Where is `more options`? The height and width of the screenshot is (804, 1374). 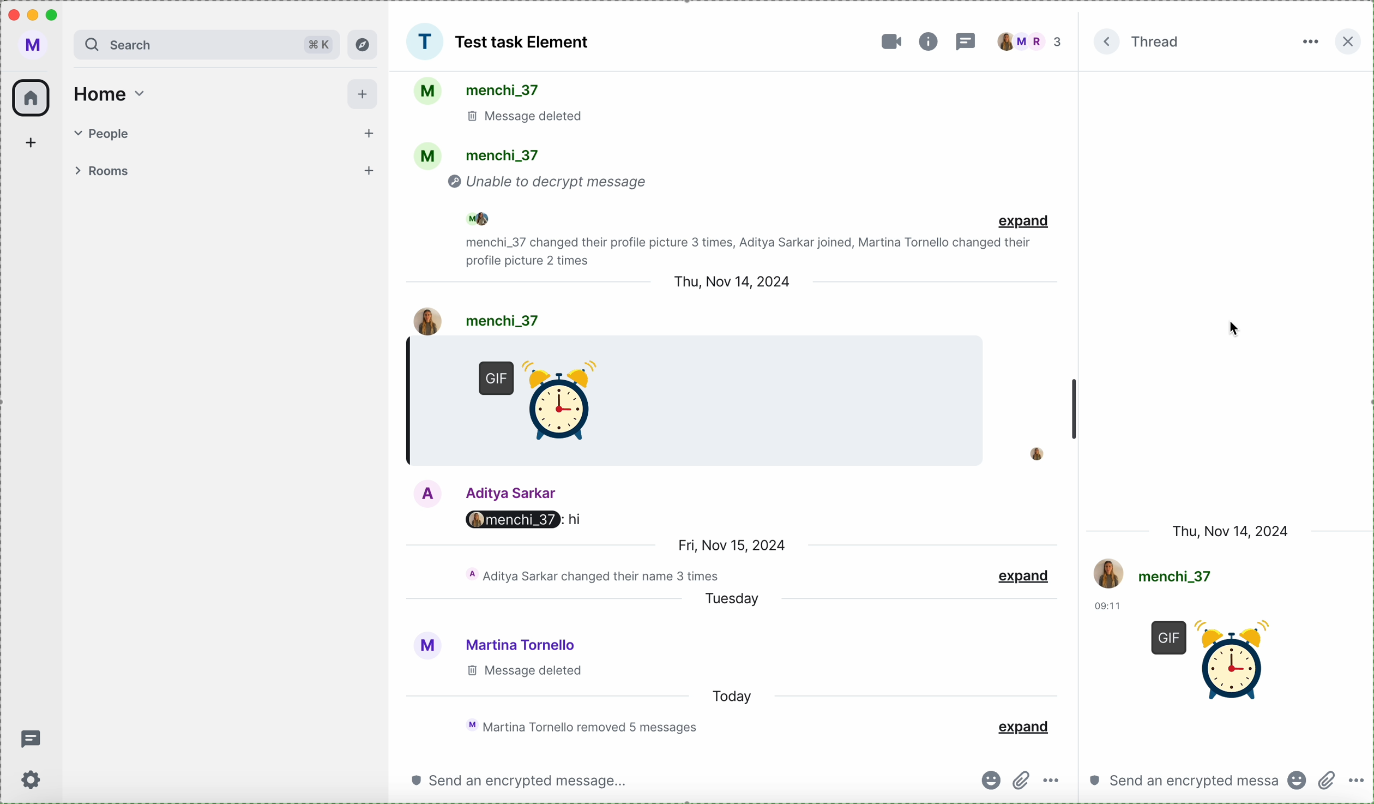
more options is located at coordinates (1309, 43).